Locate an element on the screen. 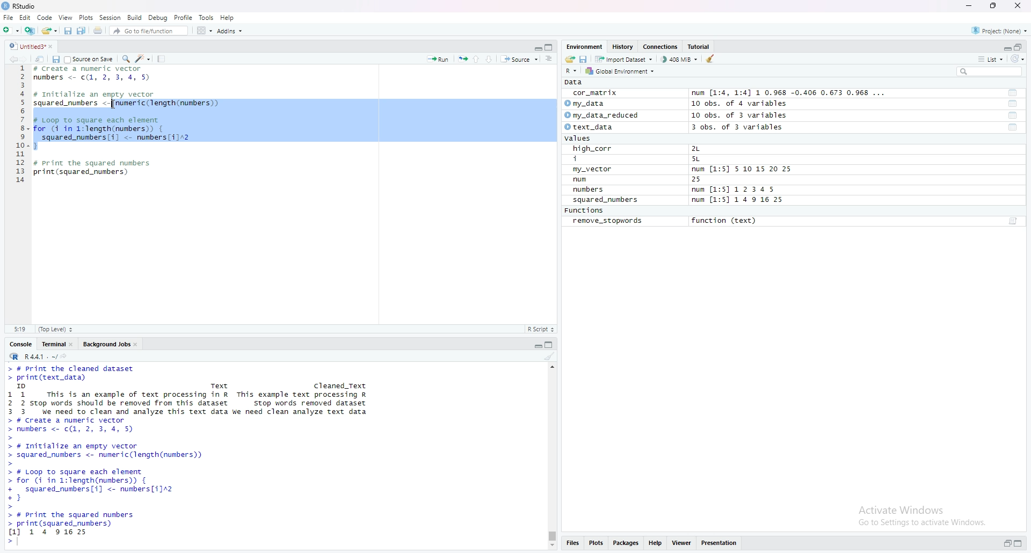  num is located at coordinates (592, 180).